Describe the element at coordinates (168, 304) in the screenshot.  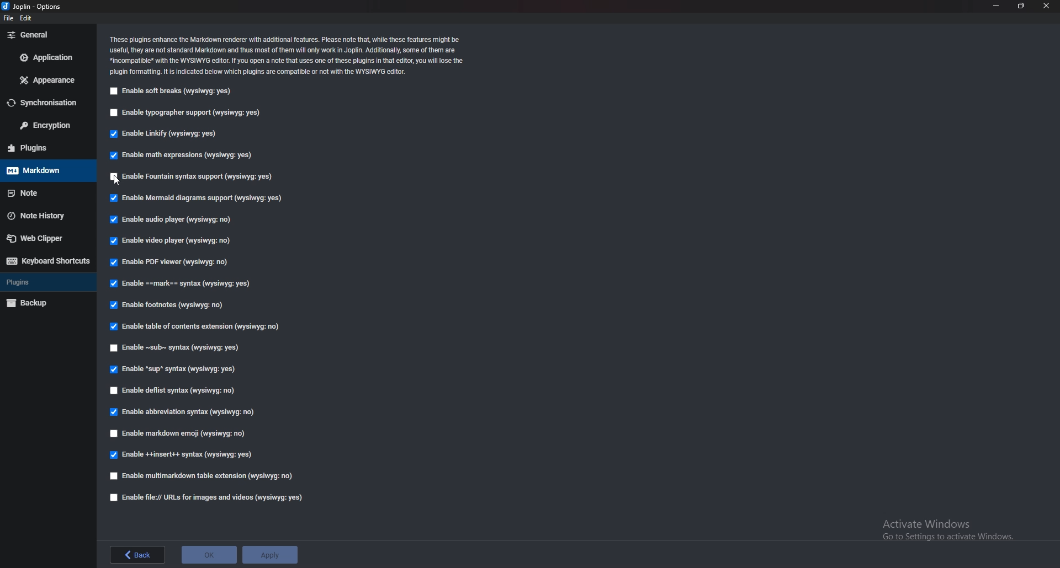
I see `Enable footnotes` at that location.